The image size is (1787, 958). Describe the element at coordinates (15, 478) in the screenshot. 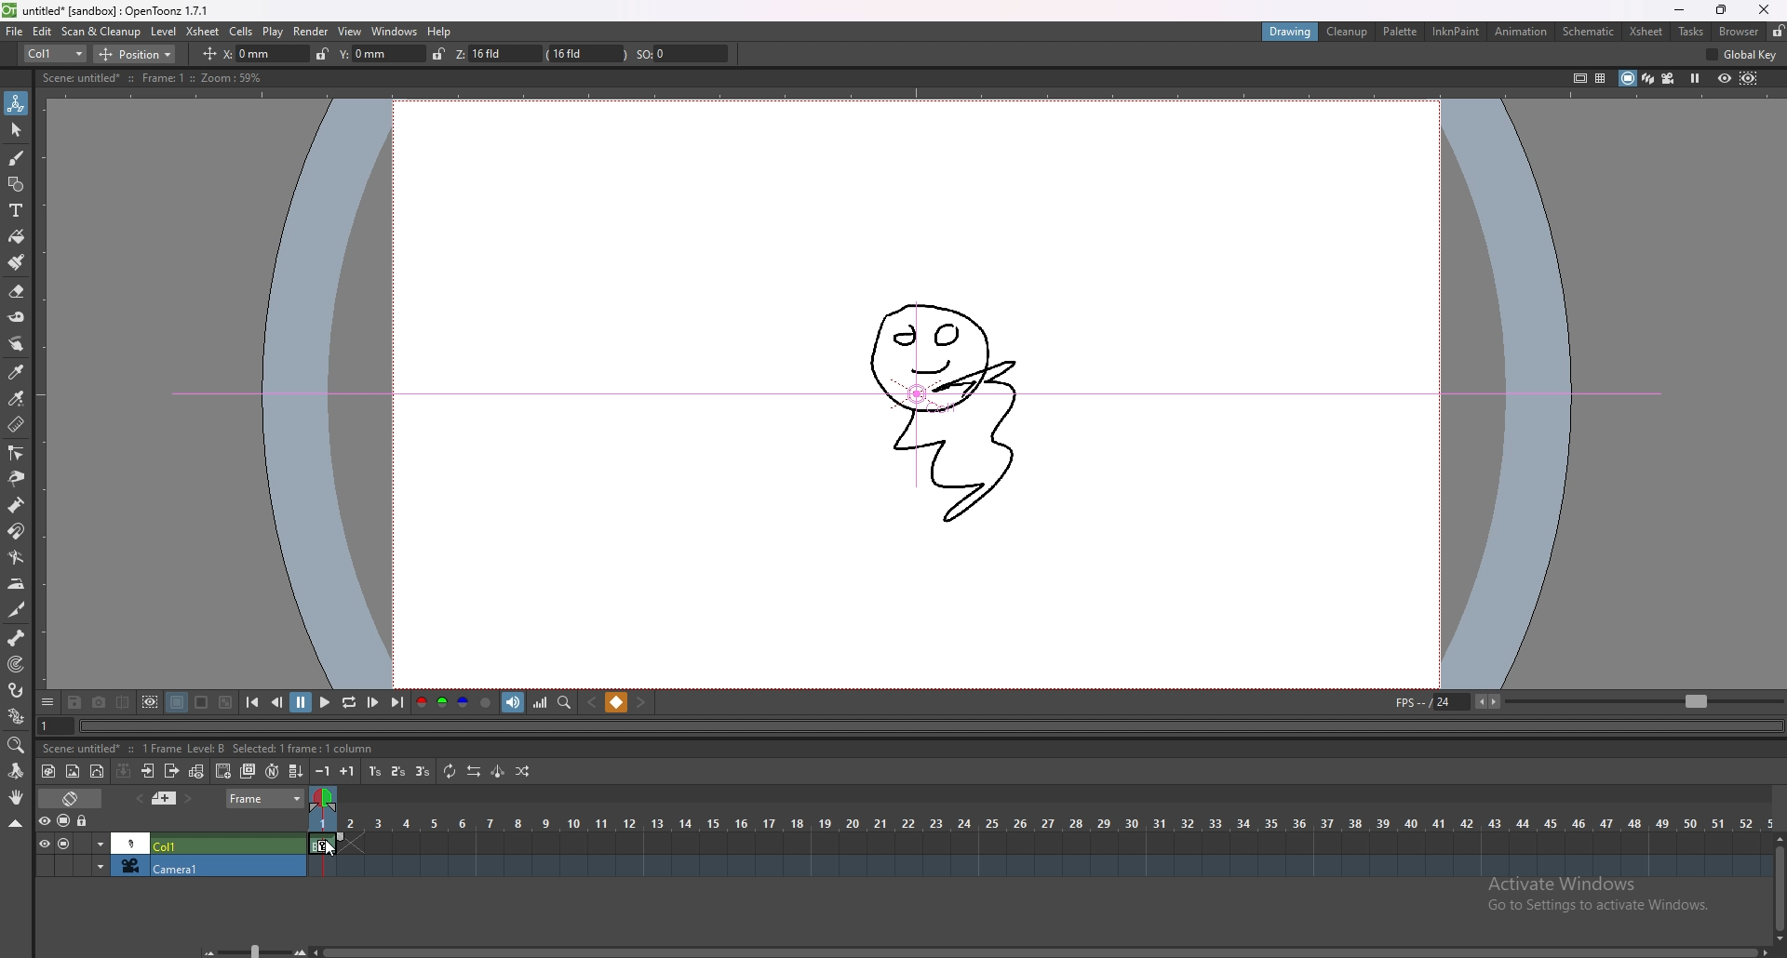

I see `pinch` at that location.